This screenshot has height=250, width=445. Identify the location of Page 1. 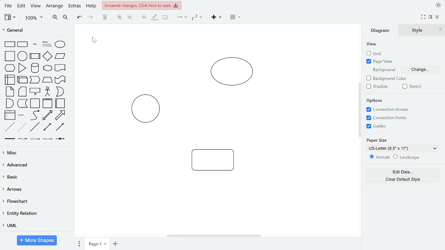
(97, 243).